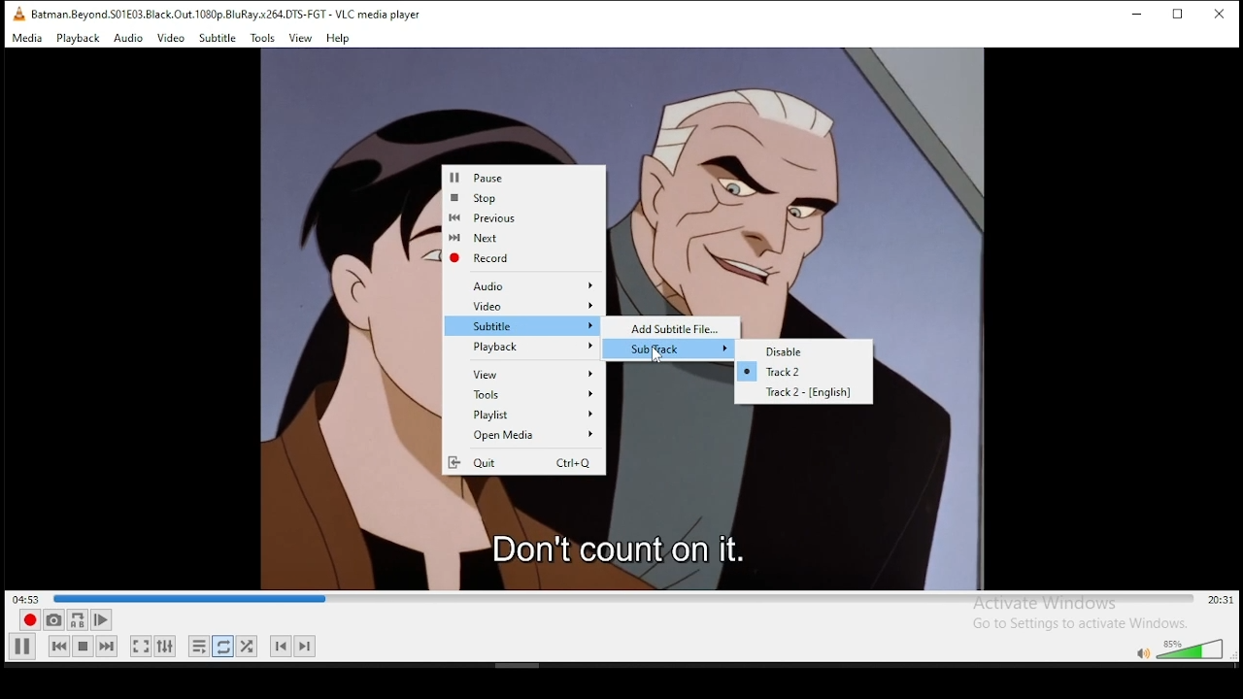 This screenshot has width=1243, height=699. I want to click on cursor, so click(658, 355).